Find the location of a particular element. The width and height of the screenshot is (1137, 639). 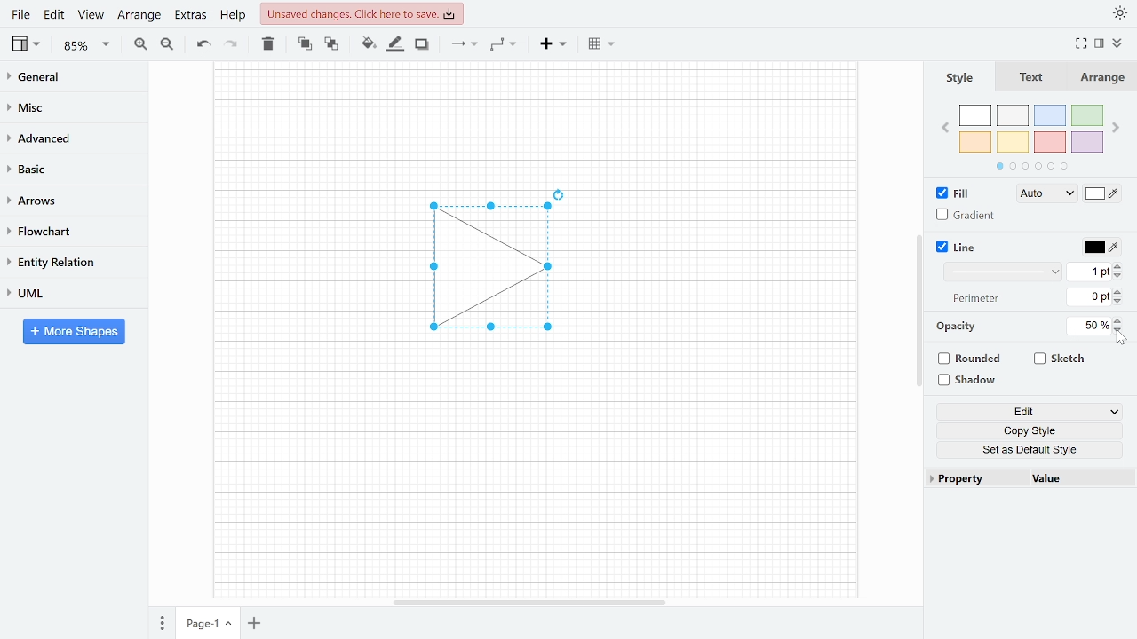

Perimeter is located at coordinates (973, 299).